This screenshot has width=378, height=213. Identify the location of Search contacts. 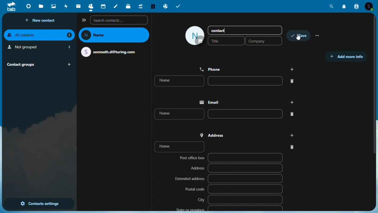
(119, 20).